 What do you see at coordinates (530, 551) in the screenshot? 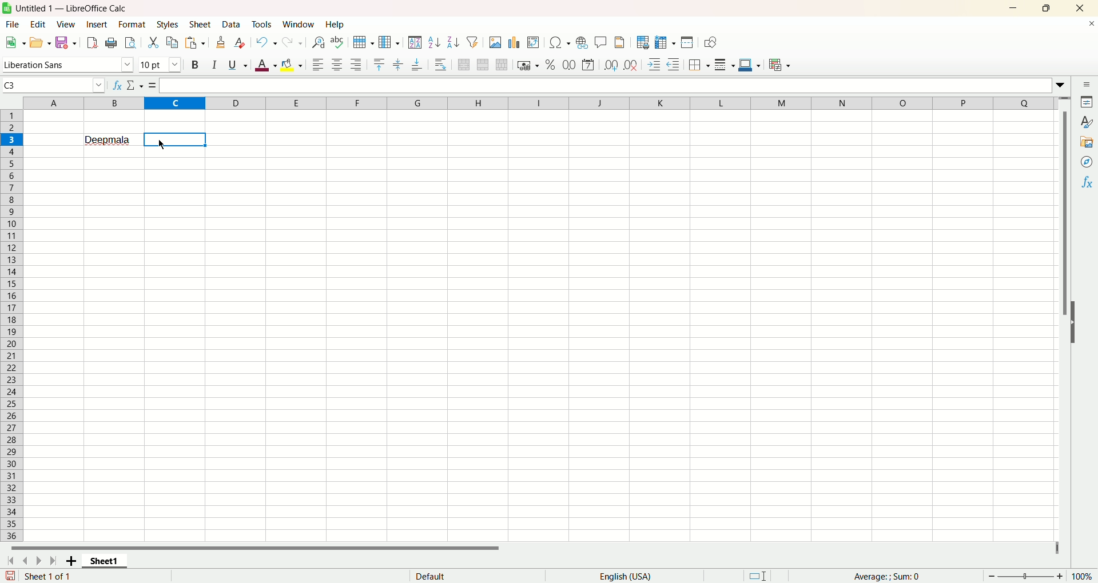
I see `horizontal scroll bar` at bounding box center [530, 551].